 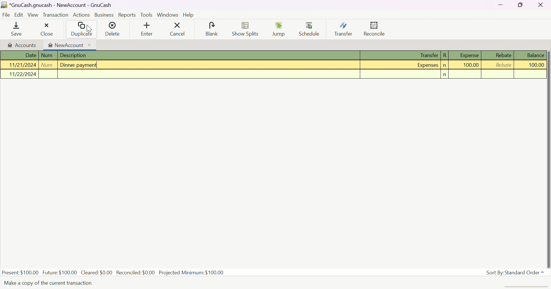 I want to click on Reconciled: $0.00, so click(x=136, y=272).